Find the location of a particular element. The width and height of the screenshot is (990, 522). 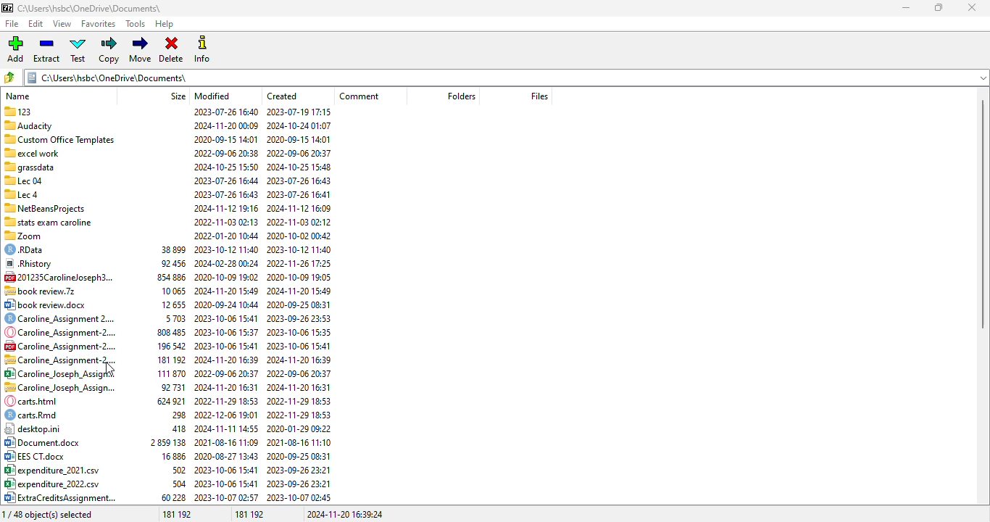

move is located at coordinates (141, 49).